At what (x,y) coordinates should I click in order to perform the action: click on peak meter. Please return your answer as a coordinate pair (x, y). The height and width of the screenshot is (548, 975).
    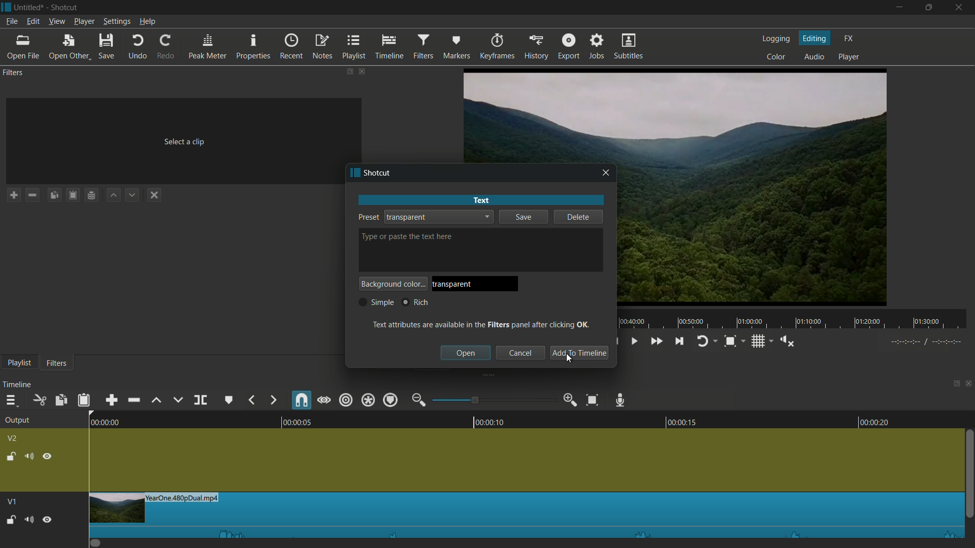
    Looking at the image, I should click on (208, 47).